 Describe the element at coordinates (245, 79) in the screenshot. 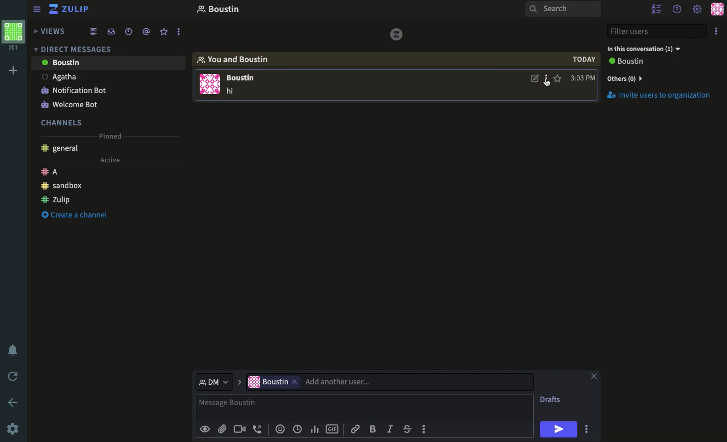

I see `USER` at that location.